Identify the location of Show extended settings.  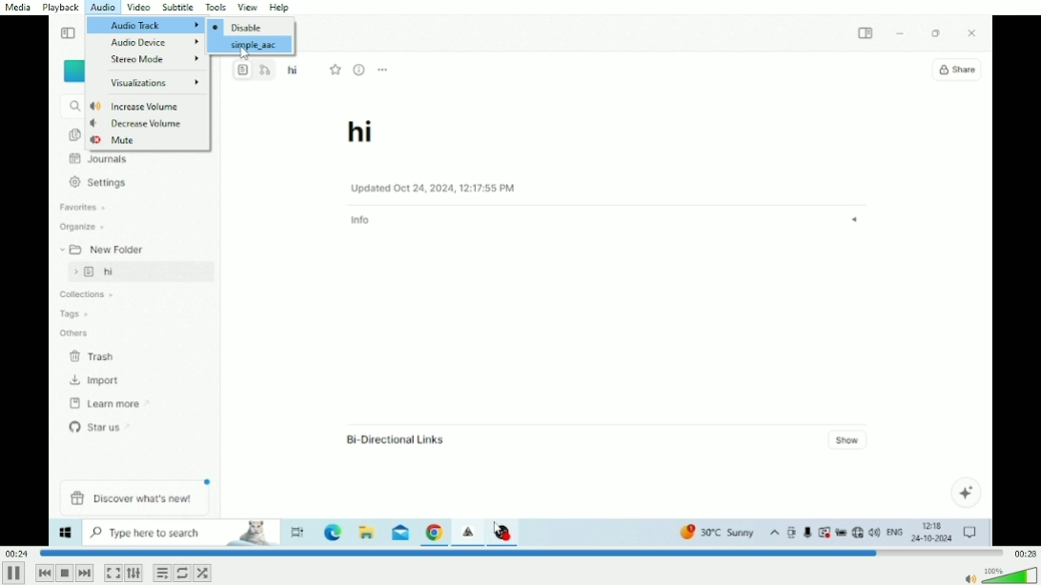
(133, 574).